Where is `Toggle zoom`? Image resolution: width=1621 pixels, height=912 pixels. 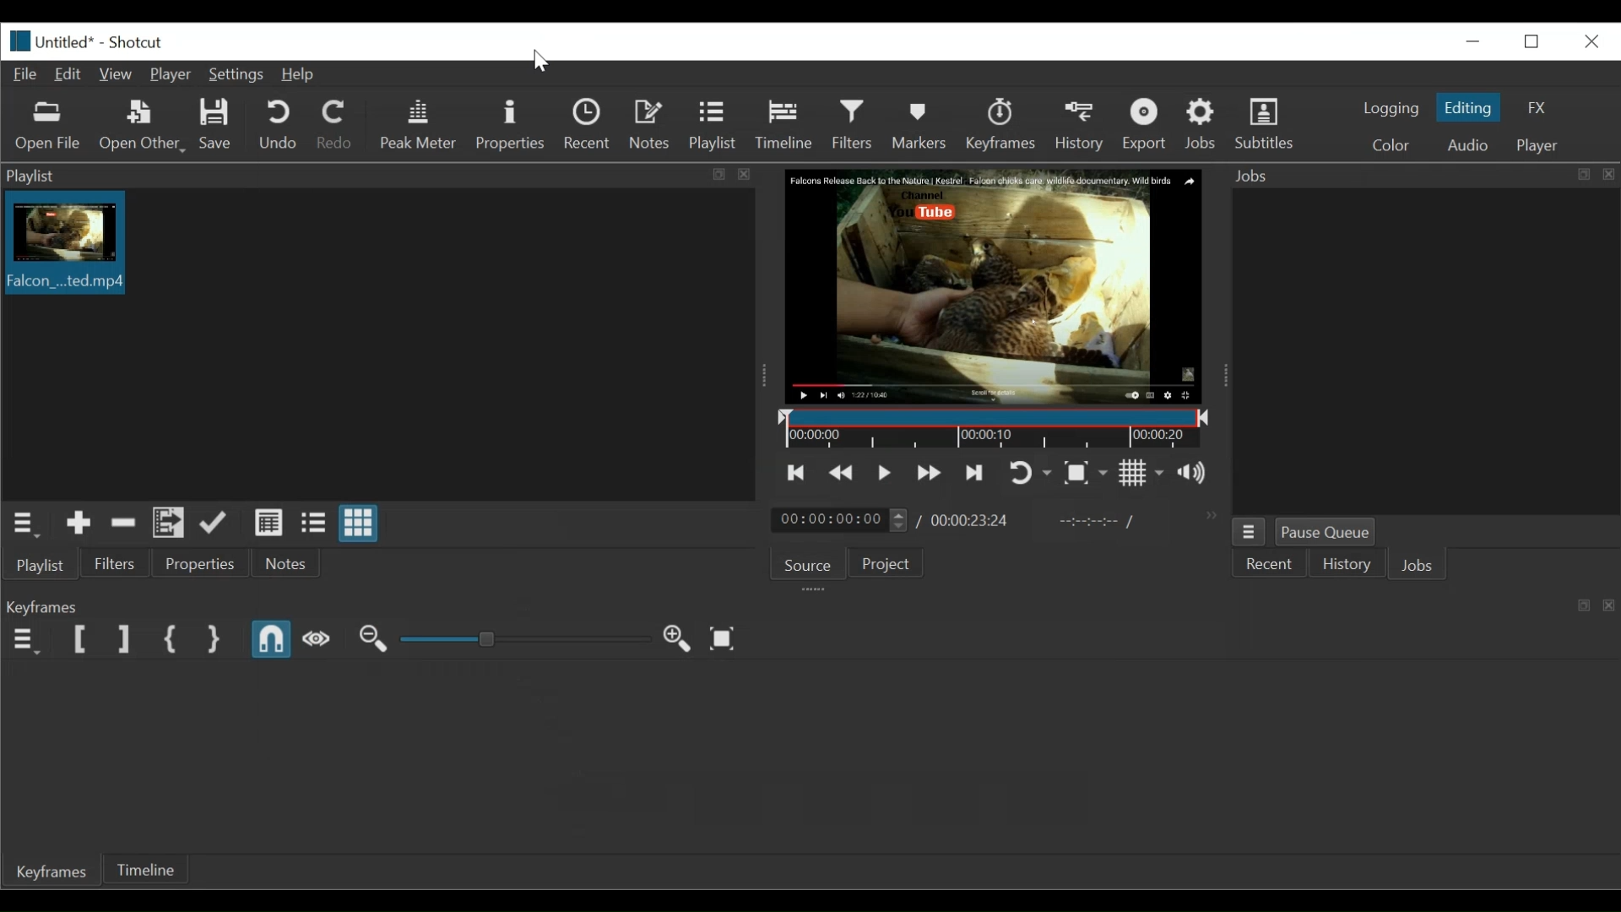 Toggle zoom is located at coordinates (1087, 473).